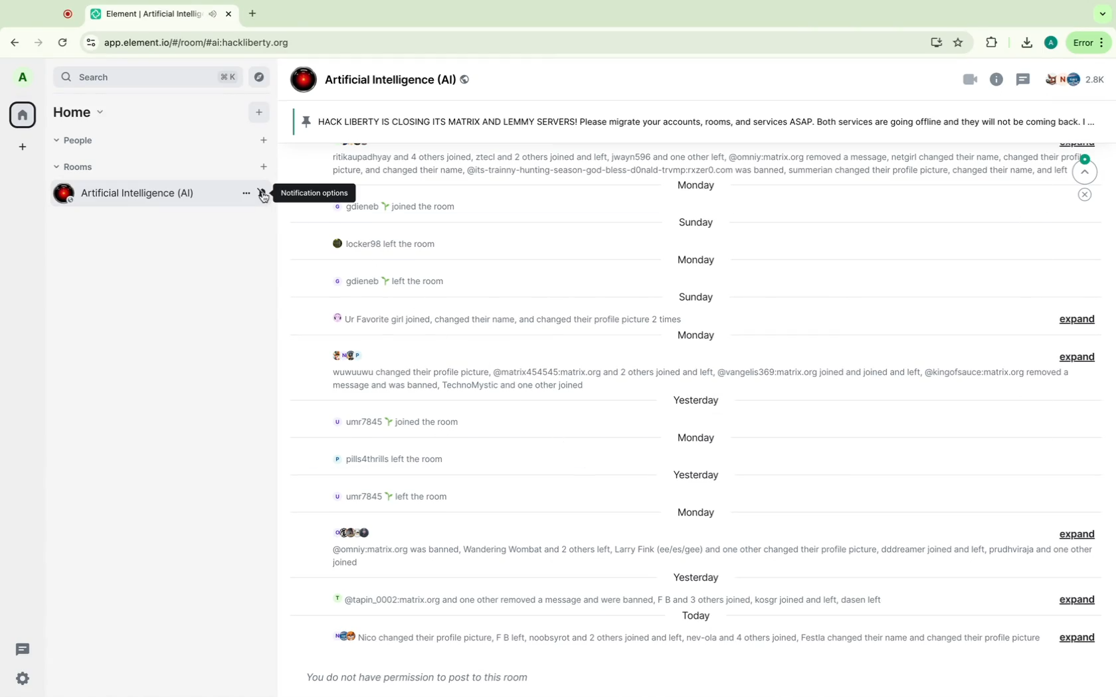  I want to click on day, so click(693, 617).